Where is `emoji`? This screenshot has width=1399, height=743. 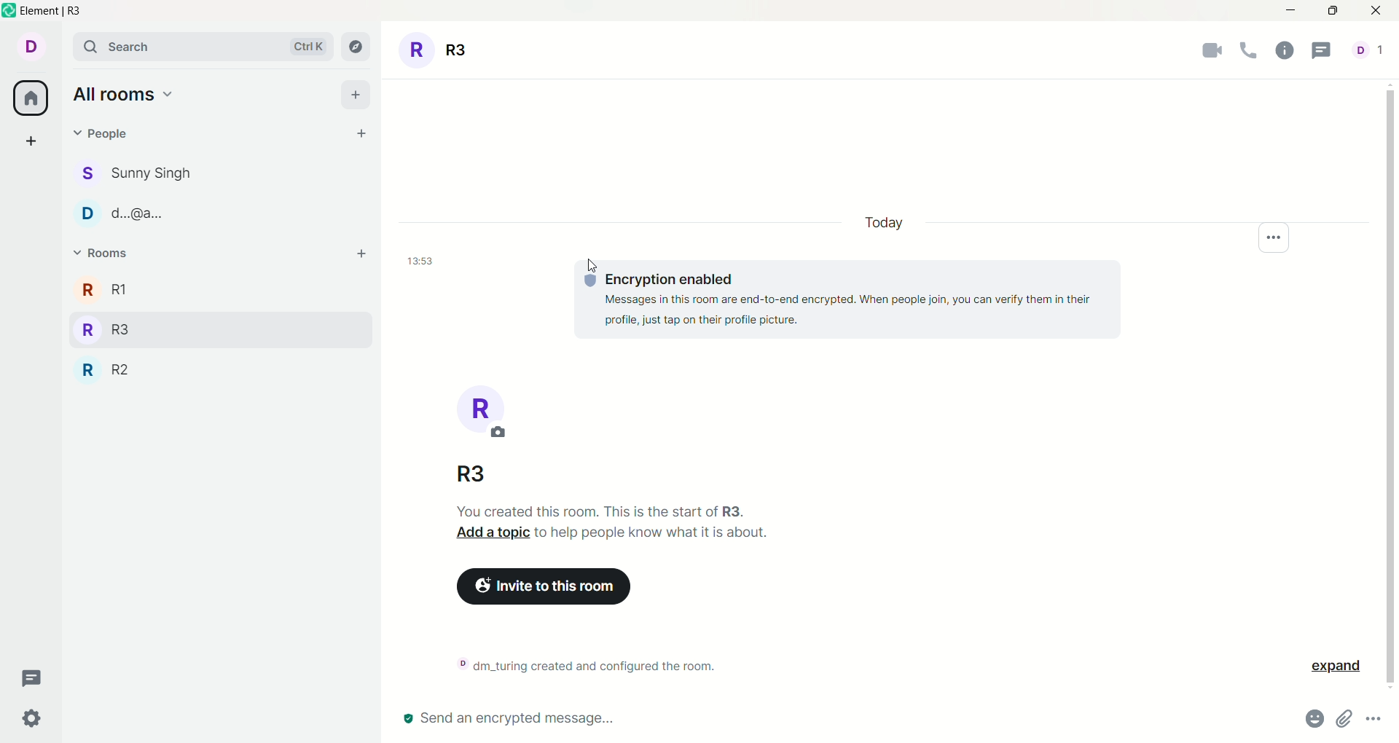
emoji is located at coordinates (1314, 719).